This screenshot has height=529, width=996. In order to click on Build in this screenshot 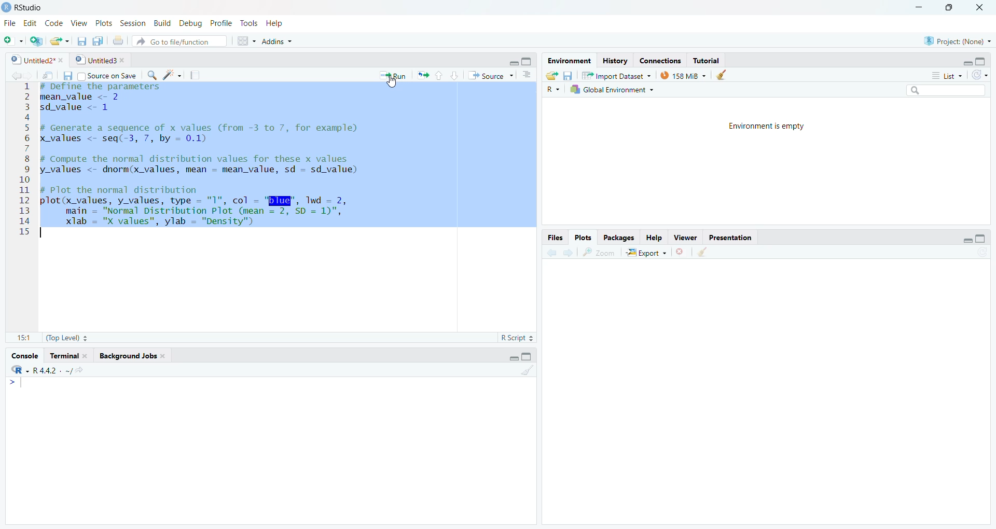, I will do `click(161, 23)`.